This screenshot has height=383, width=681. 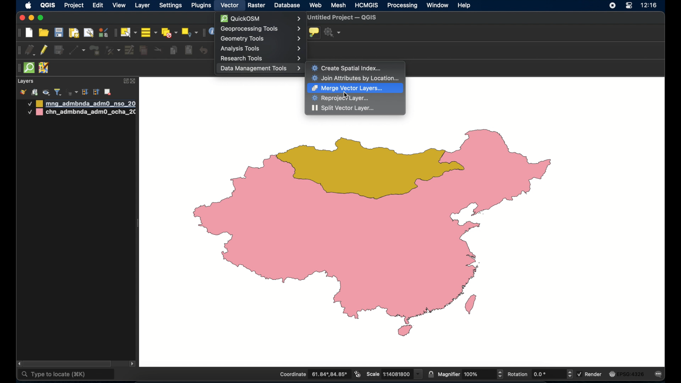 I want to click on open project, so click(x=44, y=33).